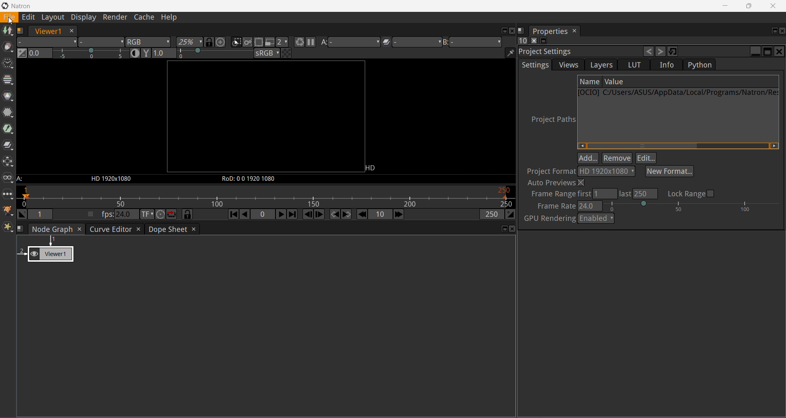 This screenshot has width=786, height=418. Describe the element at coordinates (21, 54) in the screenshot. I see `Switch between "neutral" 1.0 gain f-stop and the previous setting` at that location.